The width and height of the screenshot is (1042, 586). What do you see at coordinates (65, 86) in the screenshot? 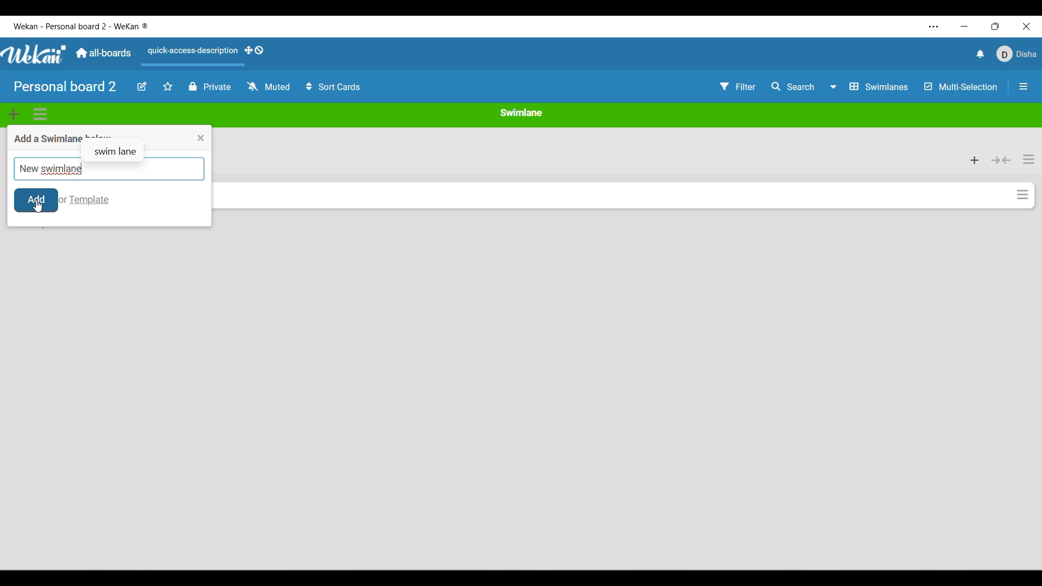
I see `Board name` at bounding box center [65, 86].